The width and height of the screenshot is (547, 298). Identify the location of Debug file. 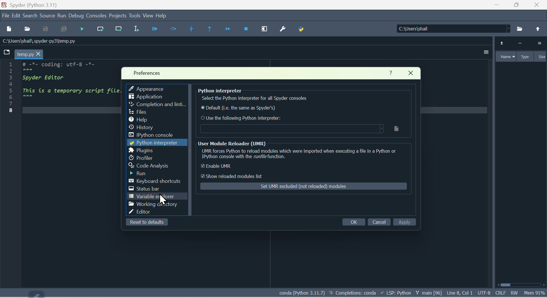
(81, 29).